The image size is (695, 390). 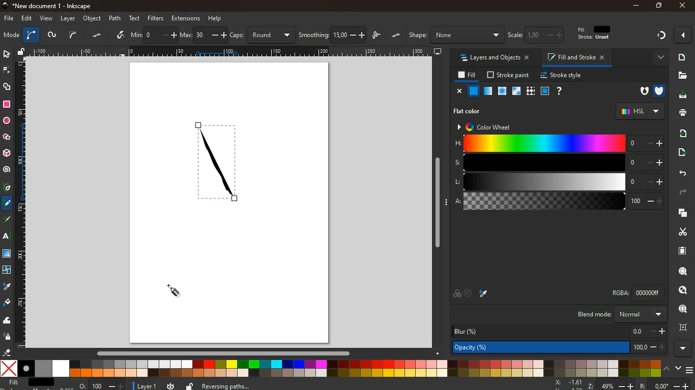 I want to click on file, so click(x=9, y=19).